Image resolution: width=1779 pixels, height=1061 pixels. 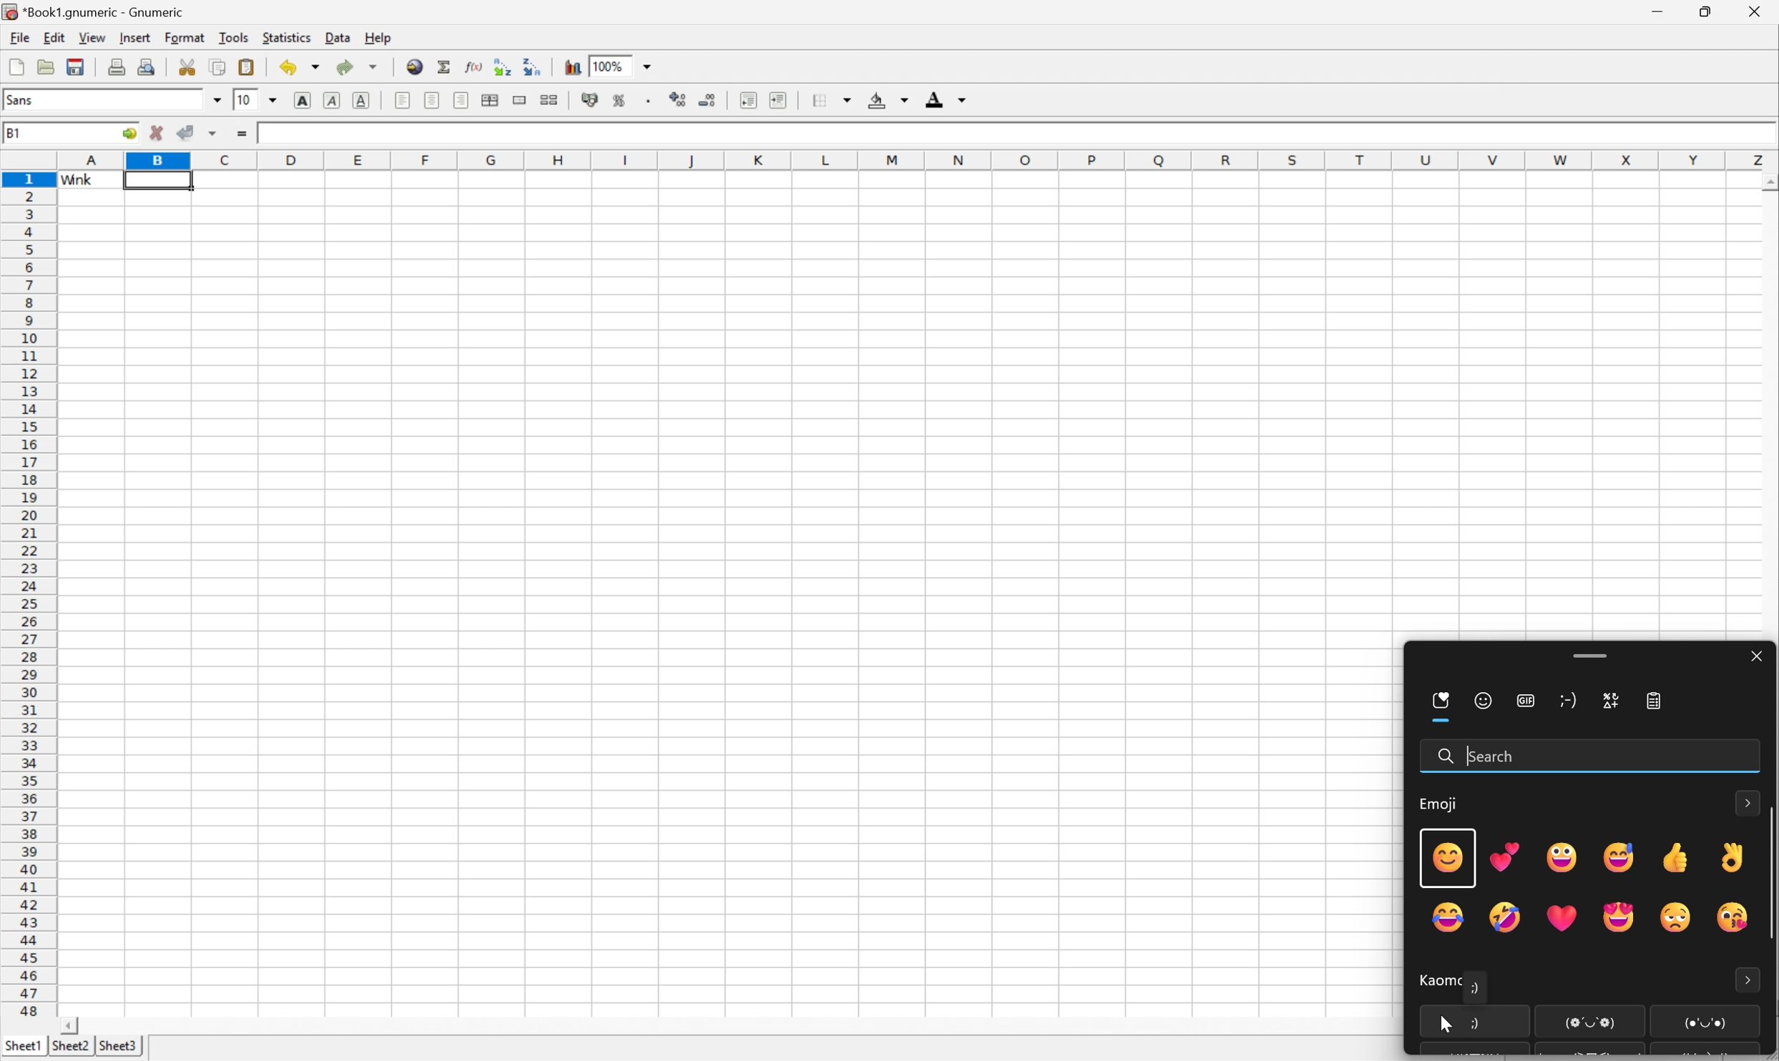 I want to click on cursor, so click(x=1442, y=1025).